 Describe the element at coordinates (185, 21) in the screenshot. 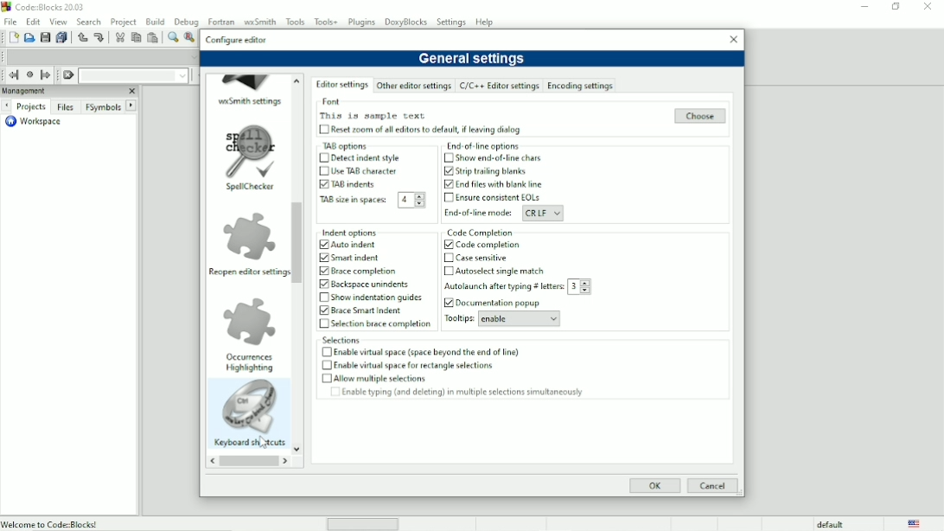

I see `Debug` at that location.